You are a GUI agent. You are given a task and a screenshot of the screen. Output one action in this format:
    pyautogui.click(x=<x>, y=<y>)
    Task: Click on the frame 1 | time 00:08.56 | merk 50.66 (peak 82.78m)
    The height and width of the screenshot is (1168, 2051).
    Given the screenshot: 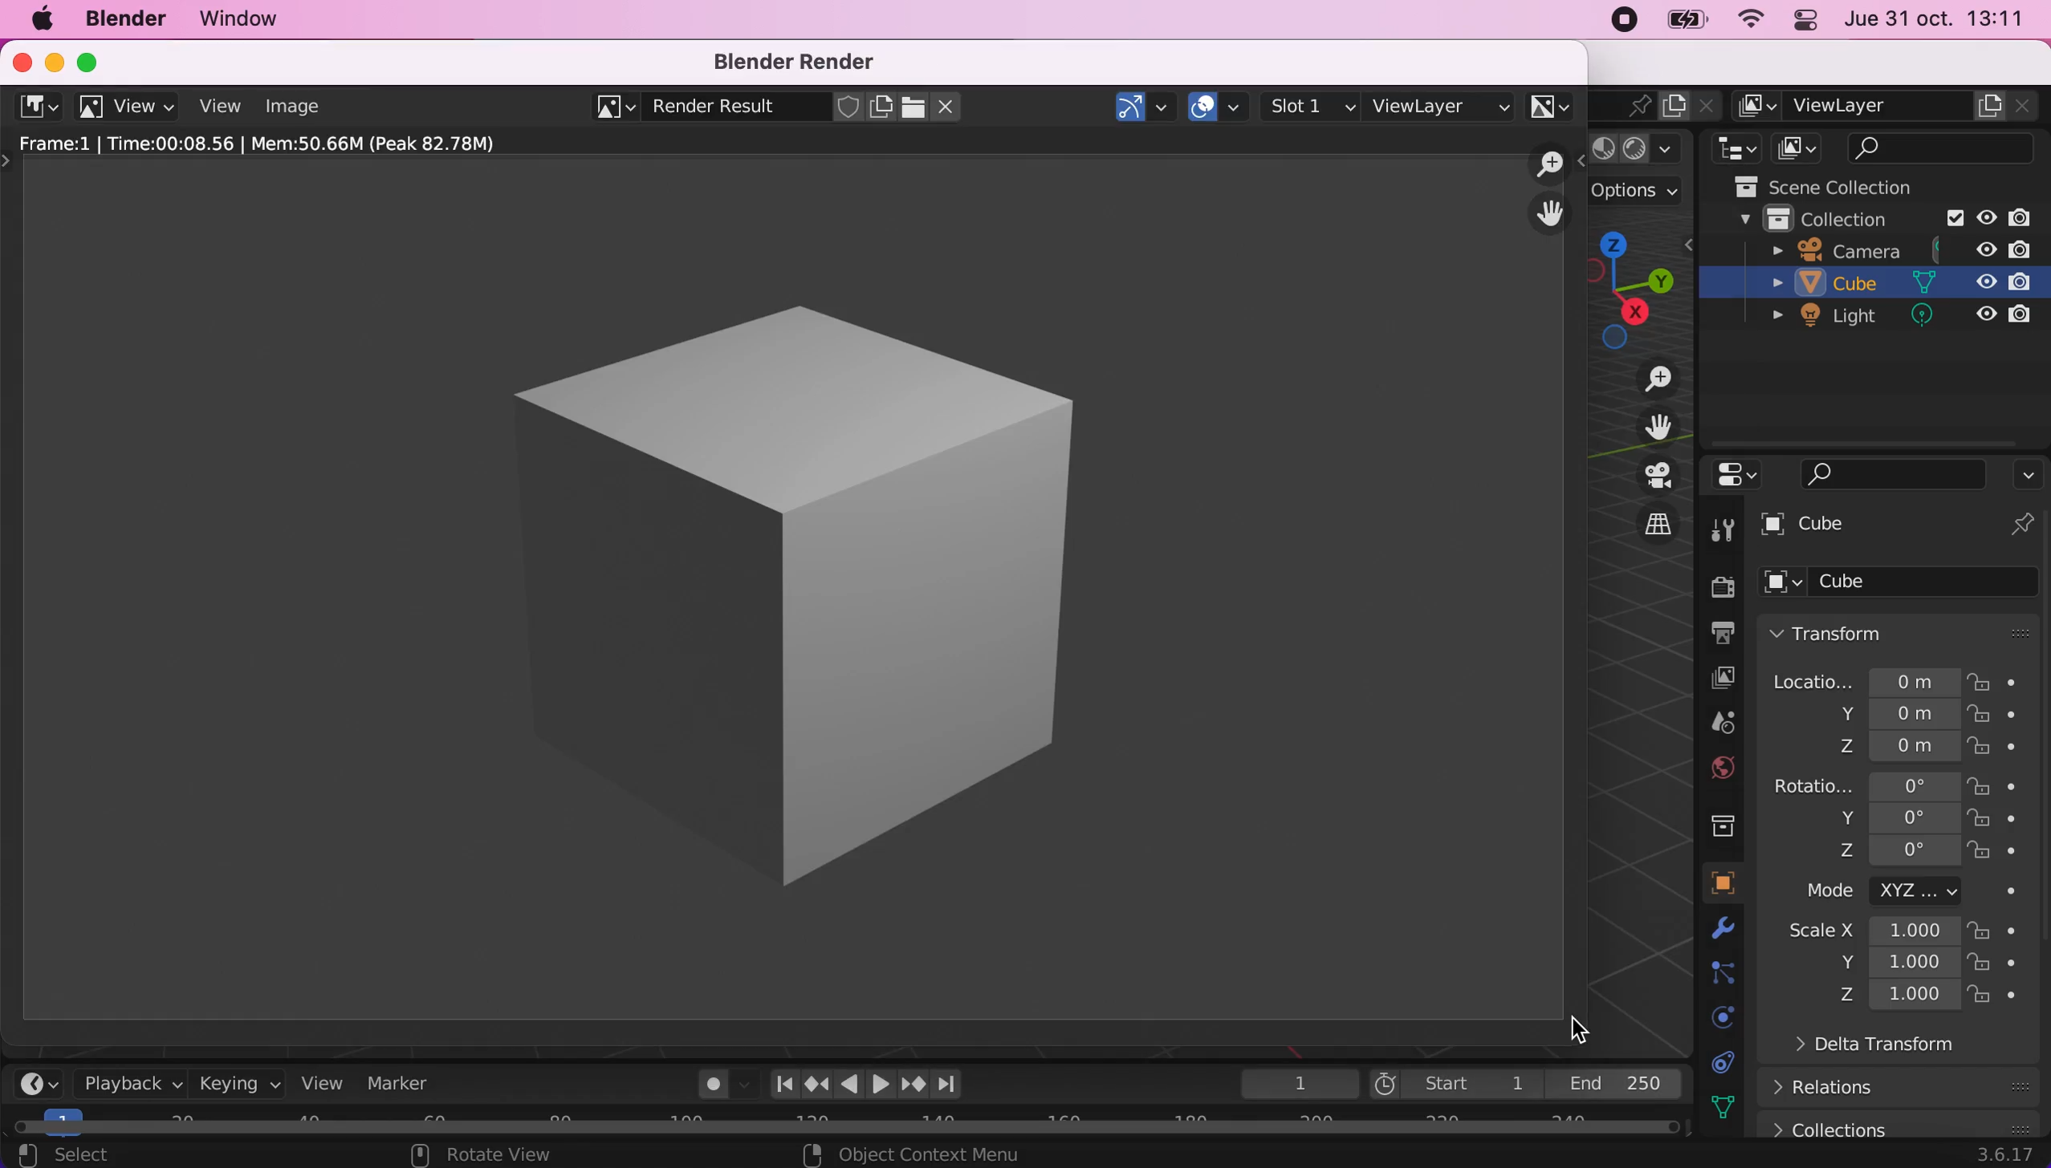 What is the action you would take?
    pyautogui.click(x=275, y=144)
    